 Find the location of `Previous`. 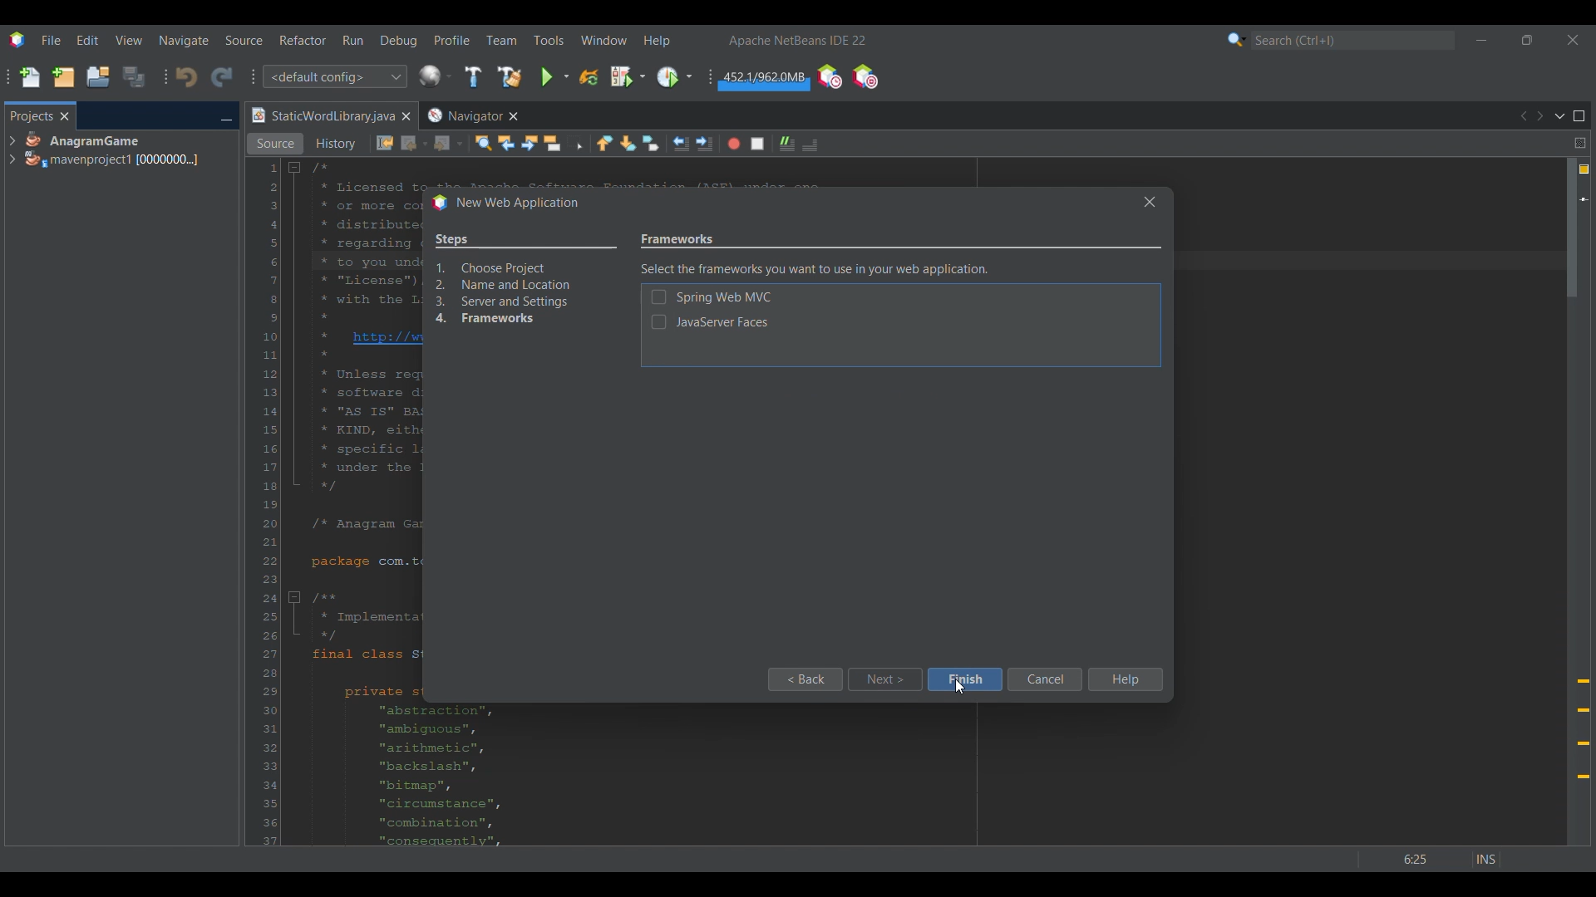

Previous is located at coordinates (1522, 116).